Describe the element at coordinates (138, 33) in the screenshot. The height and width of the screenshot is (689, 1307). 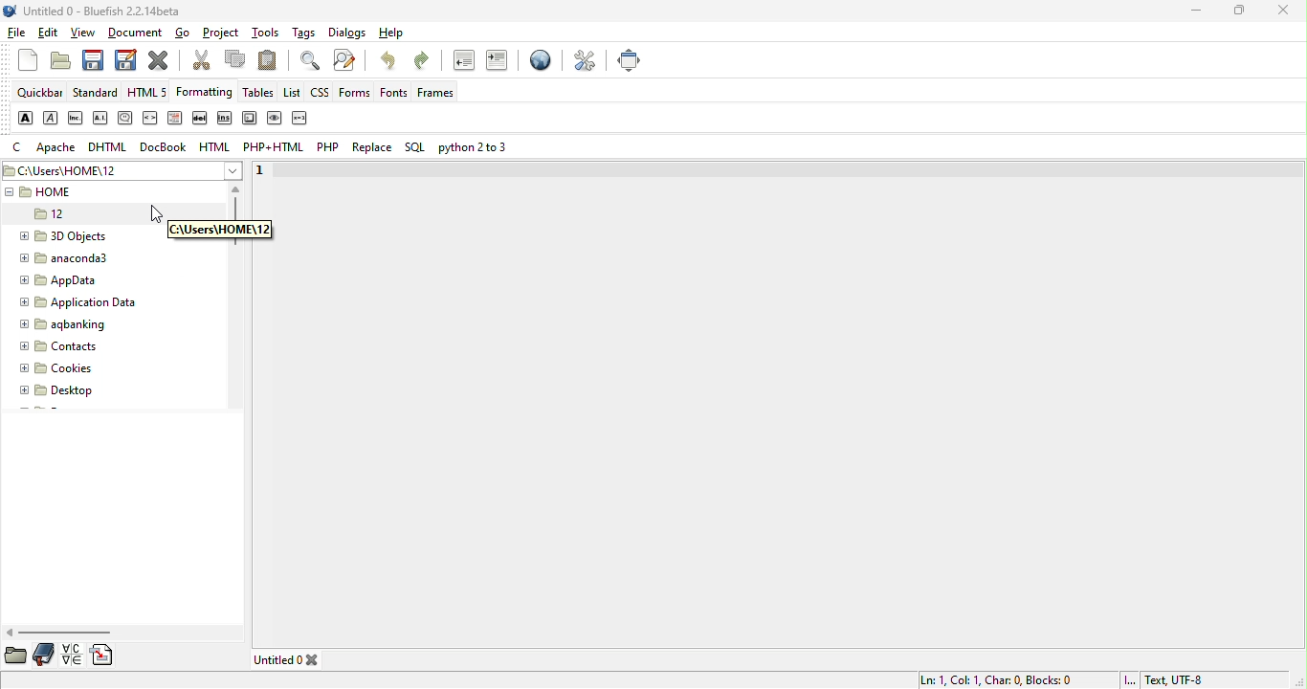
I see `document ` at that location.